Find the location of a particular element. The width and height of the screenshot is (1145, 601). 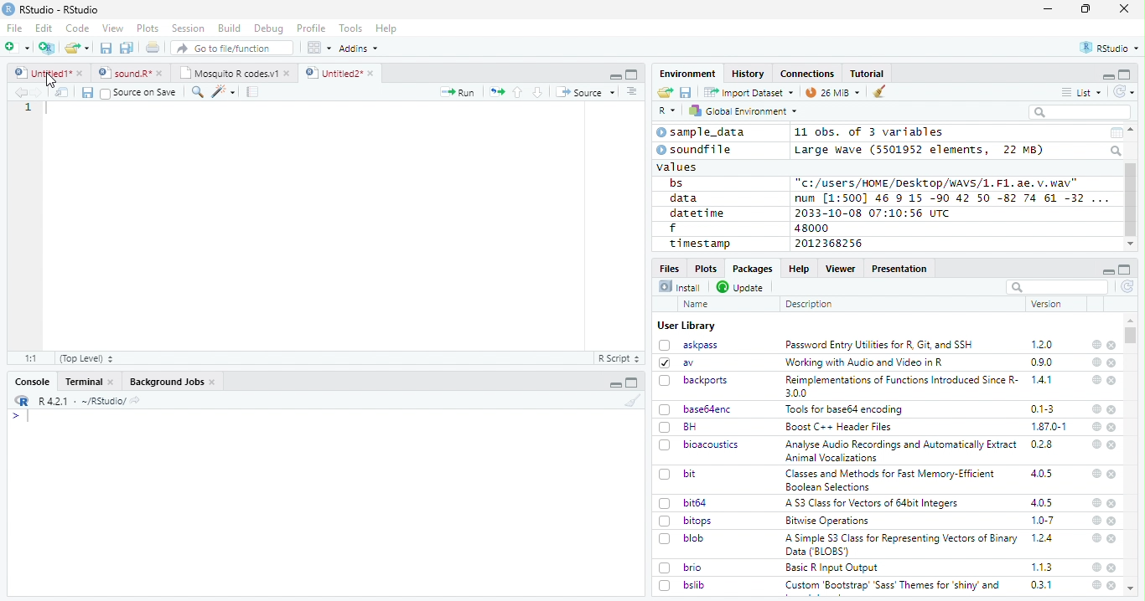

RStudio - RStudio is located at coordinates (60, 9).